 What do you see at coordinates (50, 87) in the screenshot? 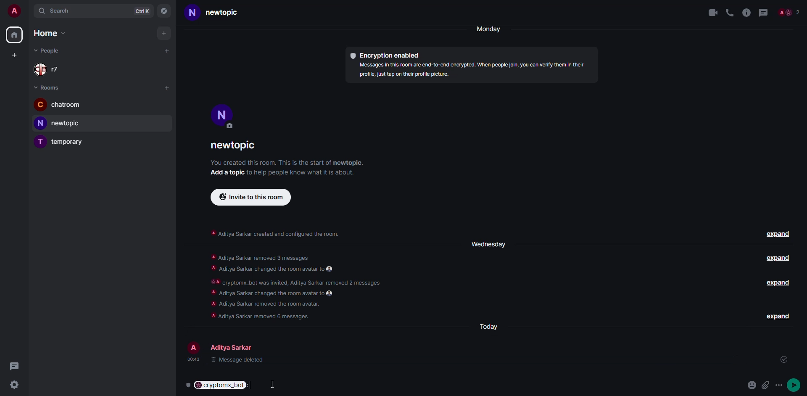
I see `rooms` at bounding box center [50, 87].